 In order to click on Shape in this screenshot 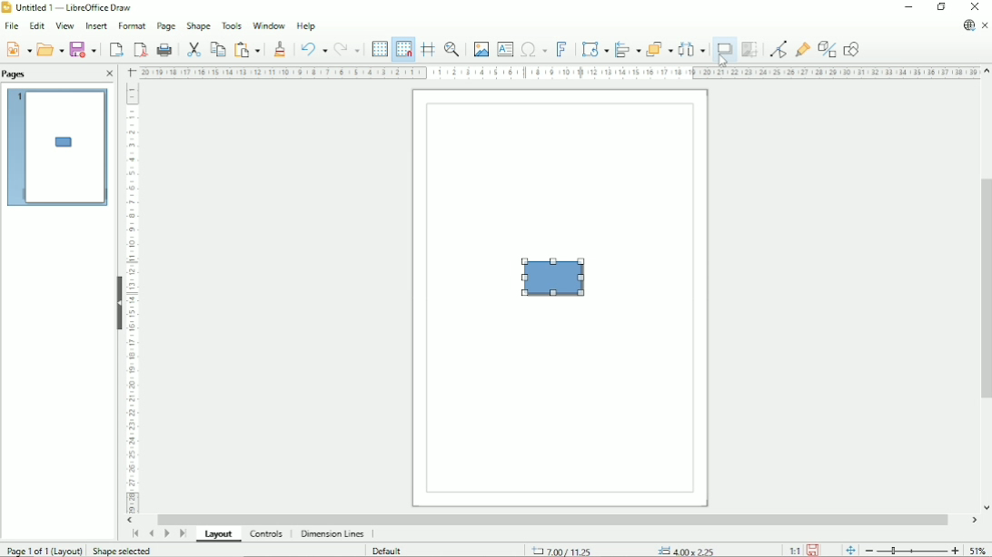, I will do `click(200, 25)`.